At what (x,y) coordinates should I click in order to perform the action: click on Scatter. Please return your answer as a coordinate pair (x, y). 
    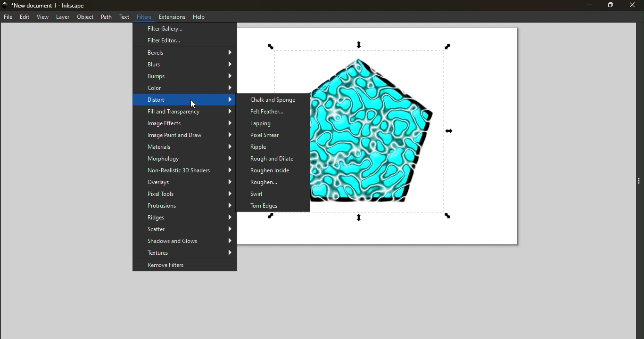
    Looking at the image, I should click on (184, 229).